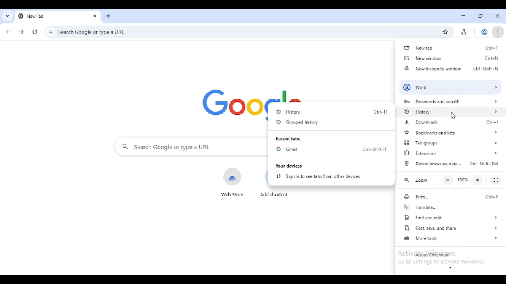 The height and width of the screenshot is (284, 506). What do you see at coordinates (419, 197) in the screenshot?
I see `print` at bounding box center [419, 197].